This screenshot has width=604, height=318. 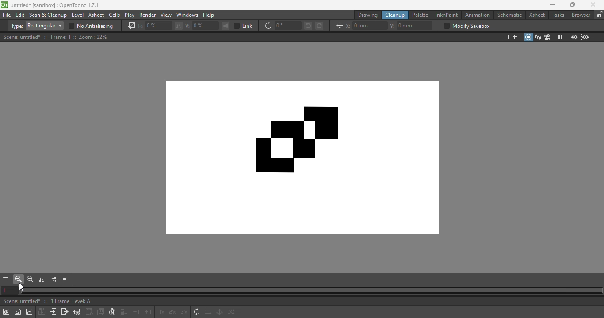 What do you see at coordinates (447, 15) in the screenshot?
I see `InknPaint` at bounding box center [447, 15].